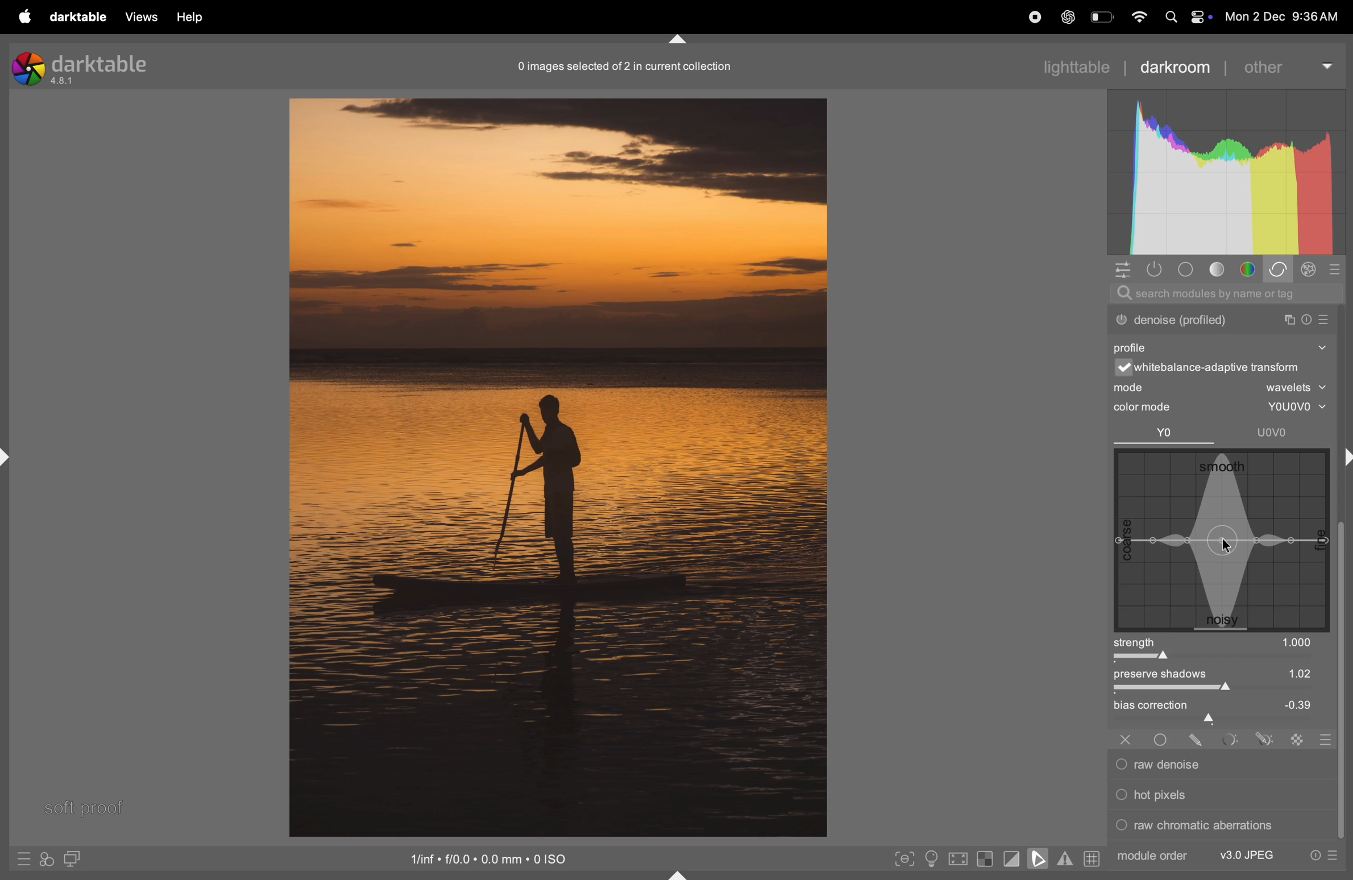 The height and width of the screenshot is (880, 1353). Describe the element at coordinates (1228, 369) in the screenshot. I see `white balance transform` at that location.